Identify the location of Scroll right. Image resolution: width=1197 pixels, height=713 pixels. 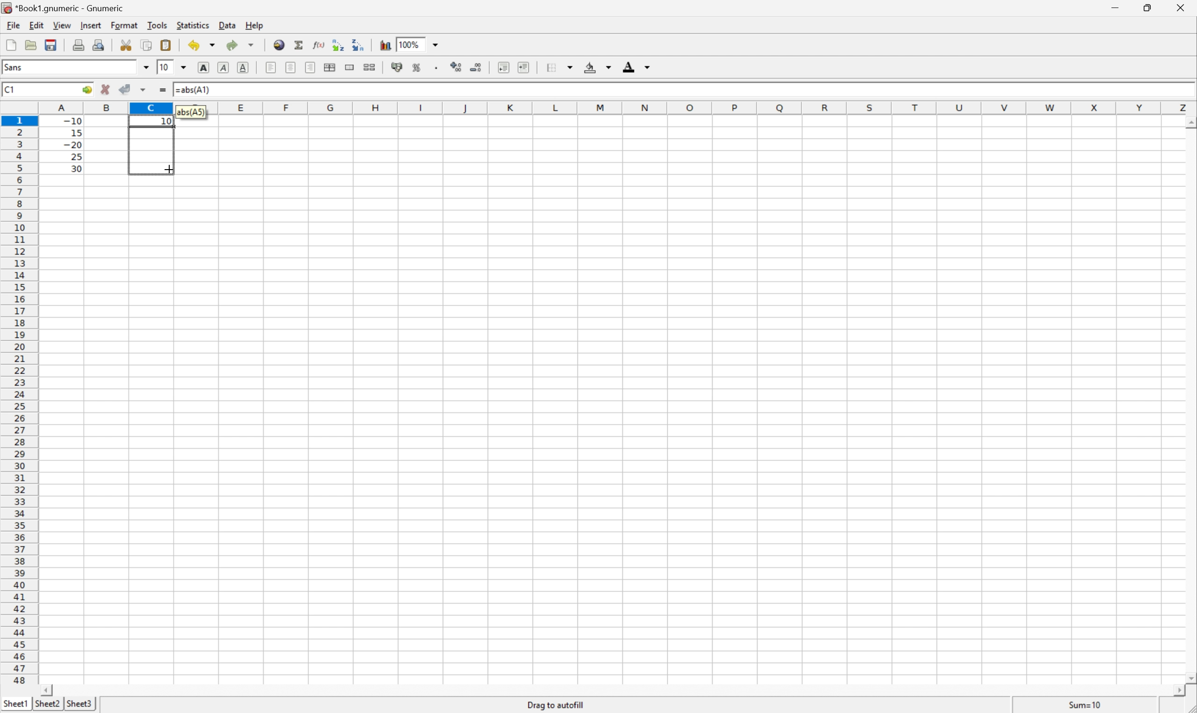
(1174, 691).